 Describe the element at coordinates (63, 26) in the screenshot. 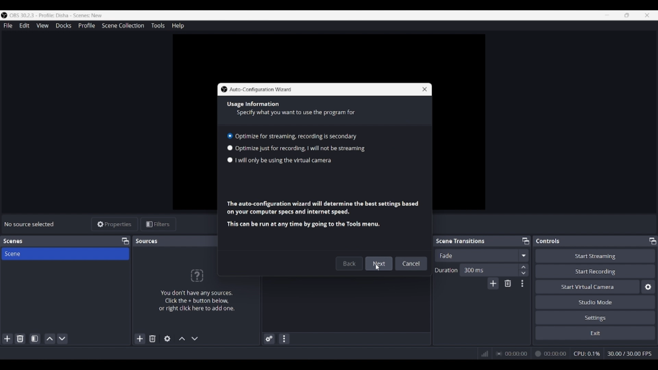

I see `Docks menu` at that location.